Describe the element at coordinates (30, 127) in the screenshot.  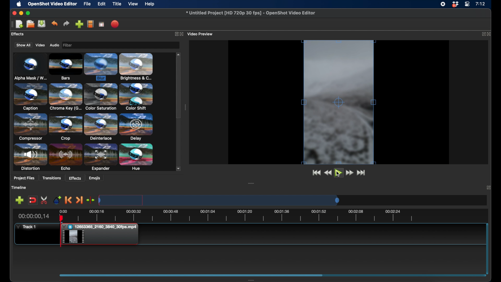
I see `compressor` at that location.